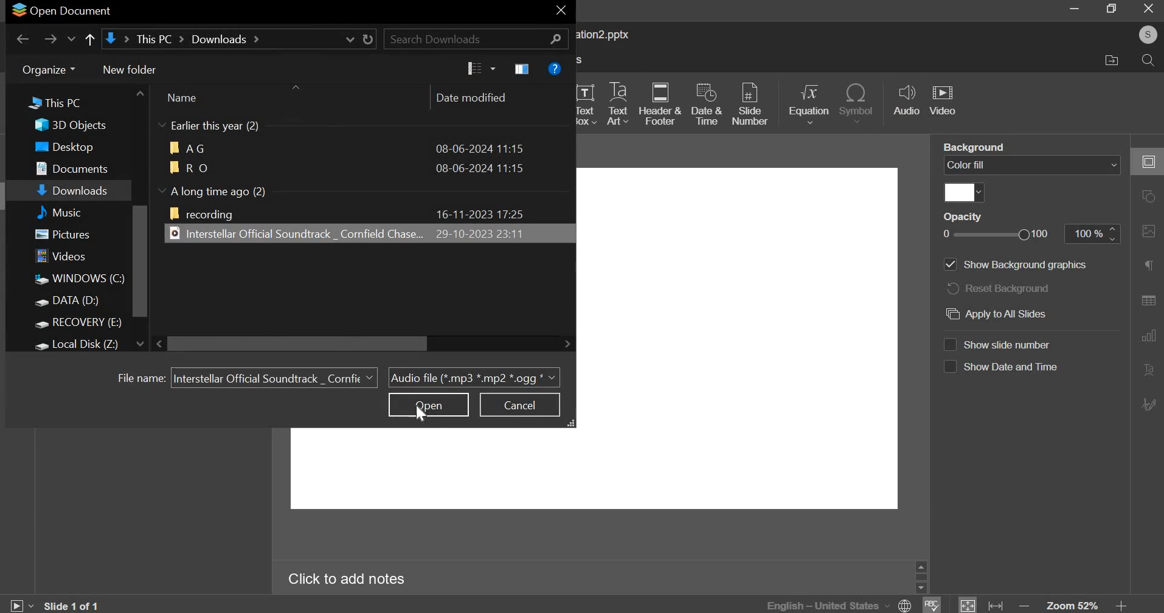 Image resolution: width=1164 pixels, height=613 pixels. Describe the element at coordinates (1014, 265) in the screenshot. I see `show background graphics` at that location.